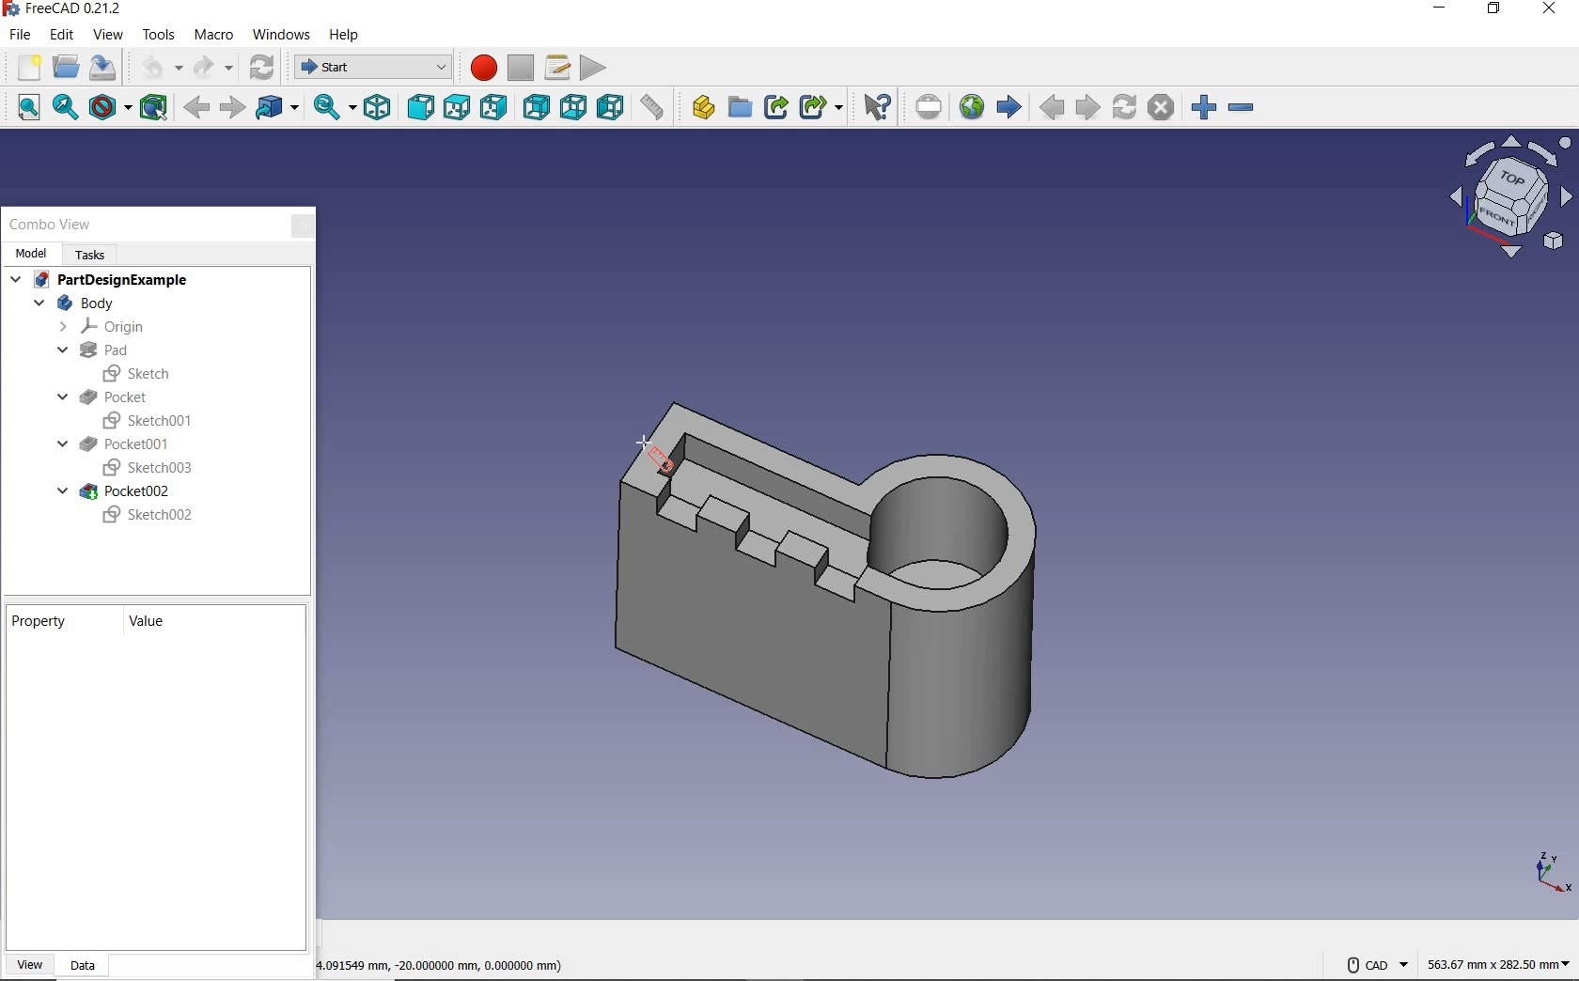  Describe the element at coordinates (493, 106) in the screenshot. I see `right` at that location.